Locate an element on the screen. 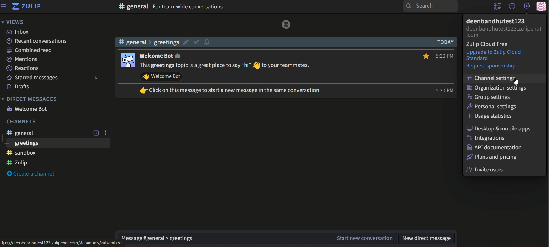 This screenshot has height=247, width=549. star is located at coordinates (425, 56).